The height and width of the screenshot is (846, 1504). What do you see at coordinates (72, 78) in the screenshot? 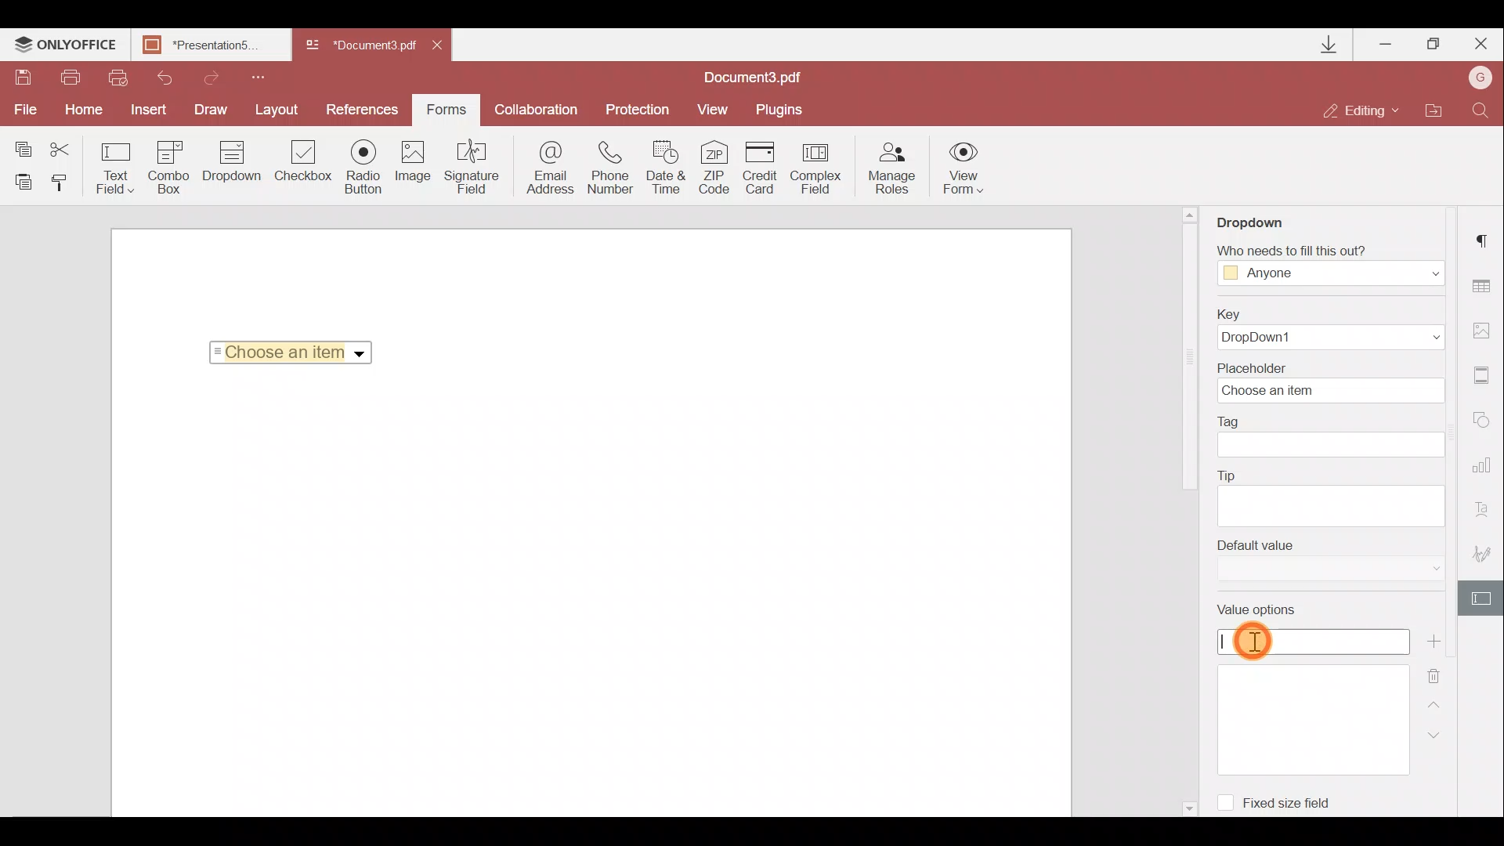
I see `Print file` at bounding box center [72, 78].